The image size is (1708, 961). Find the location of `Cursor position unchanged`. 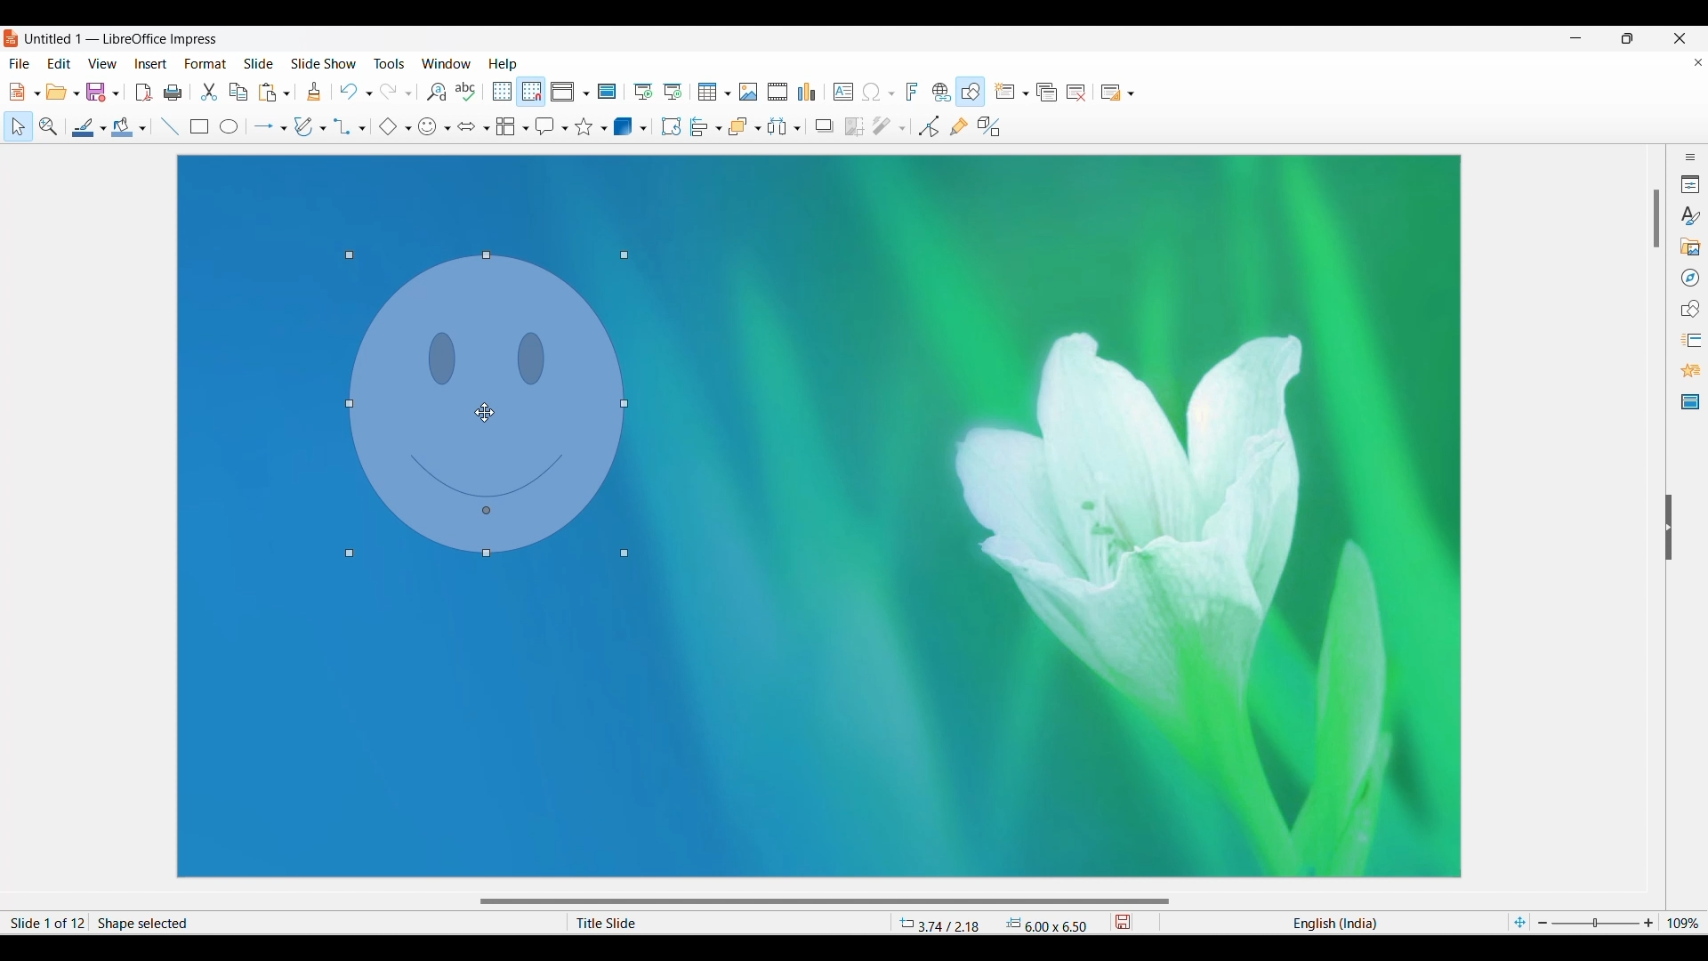

Cursor position unchanged is located at coordinates (484, 413).